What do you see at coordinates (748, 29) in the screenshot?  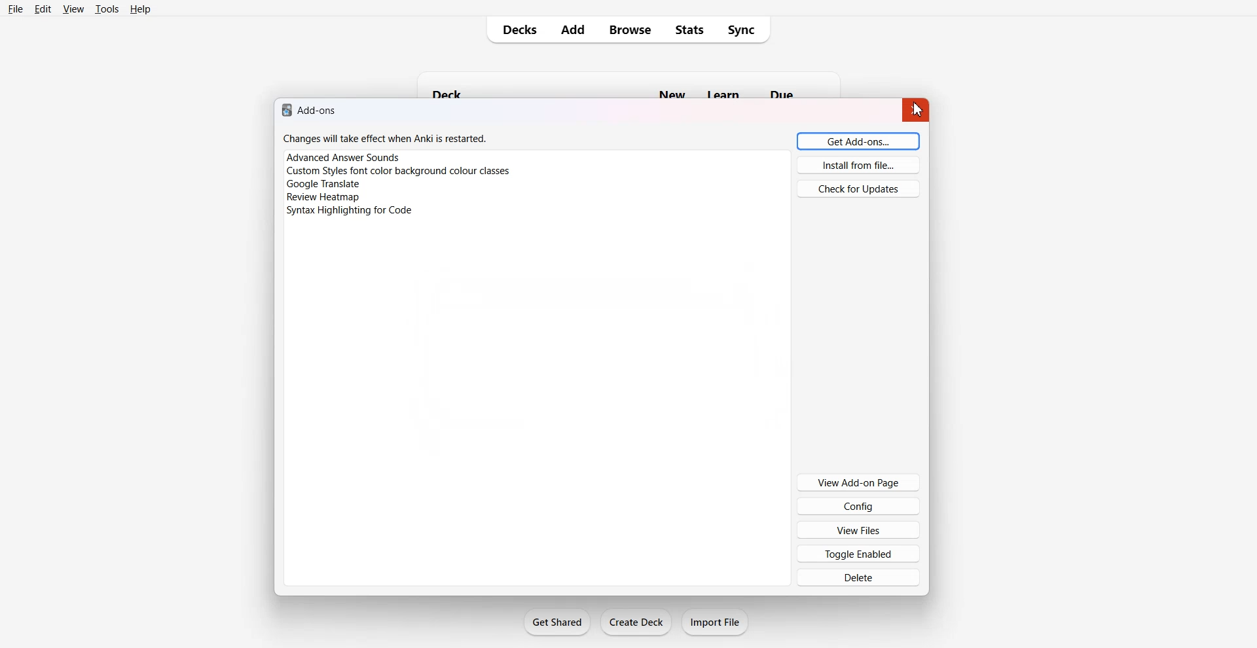 I see `Sync` at bounding box center [748, 29].